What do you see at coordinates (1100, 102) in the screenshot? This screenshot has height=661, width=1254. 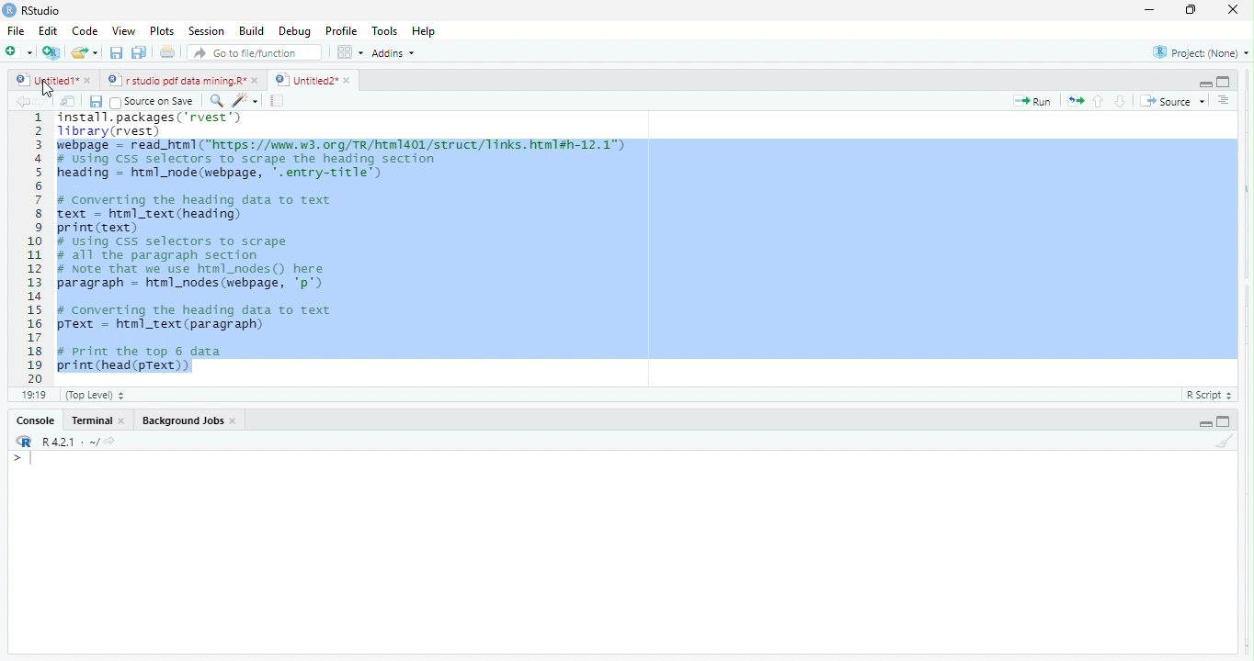 I see `go to previous section/chunk` at bounding box center [1100, 102].